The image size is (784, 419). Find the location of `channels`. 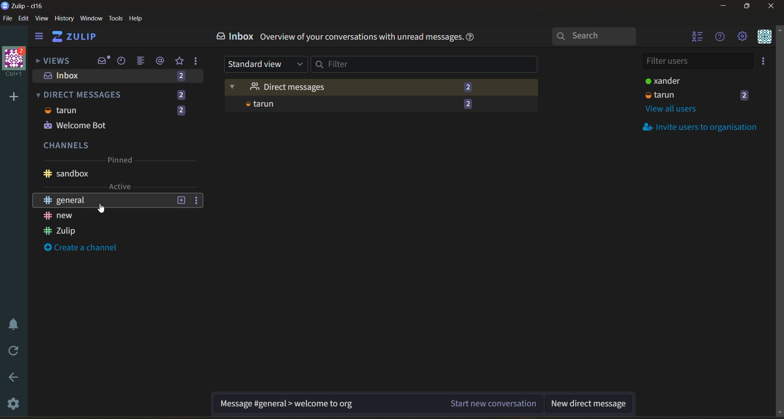

channels is located at coordinates (119, 165).